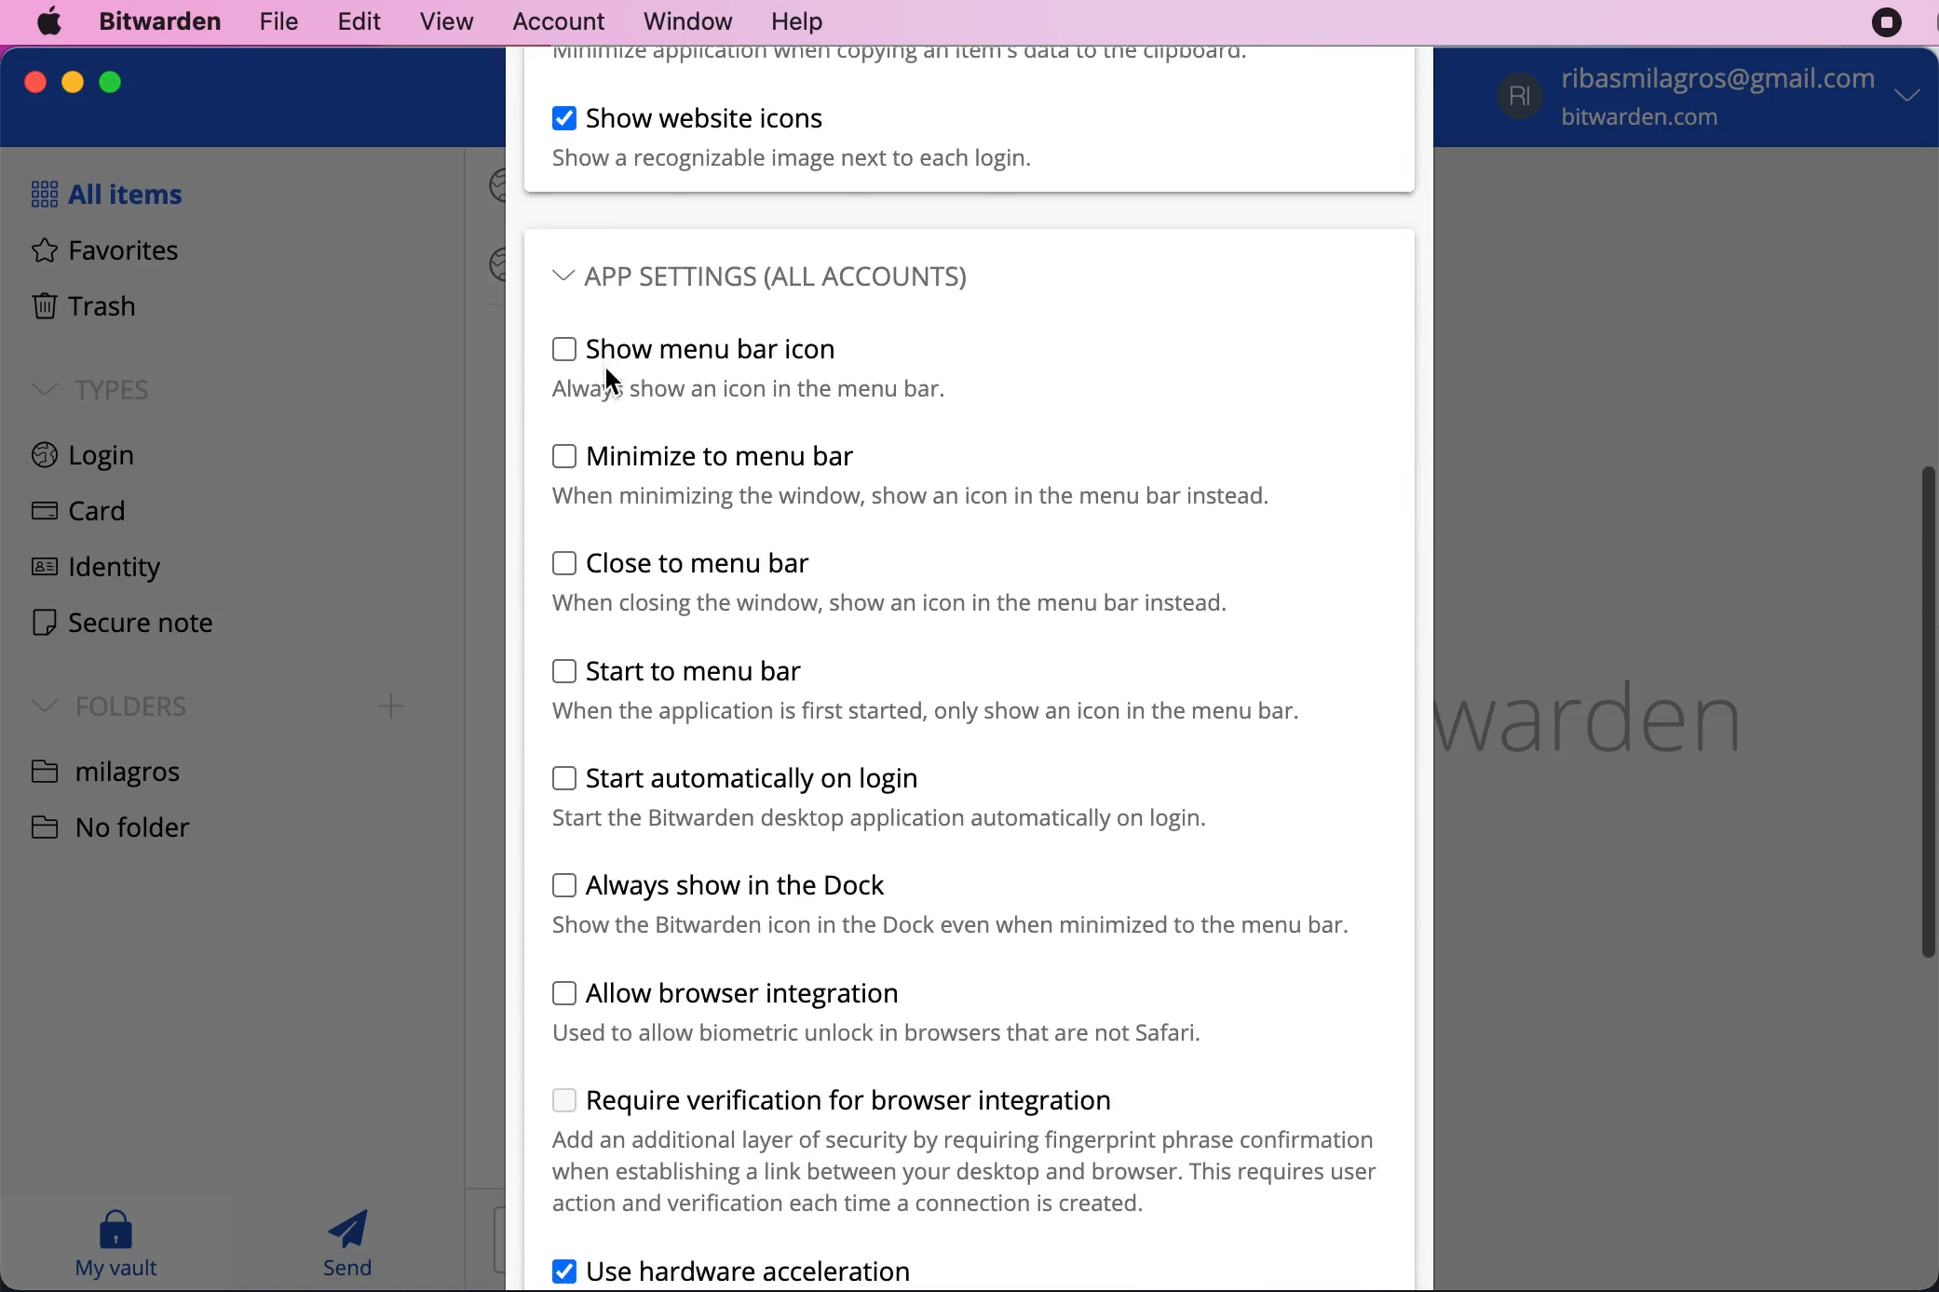  Describe the element at coordinates (771, 368) in the screenshot. I see `show menu bar icon` at that location.